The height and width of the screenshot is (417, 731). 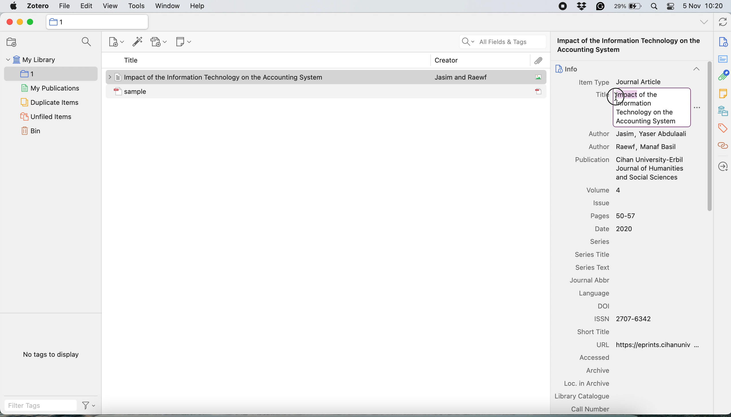 I want to click on abstract, so click(x=722, y=59).